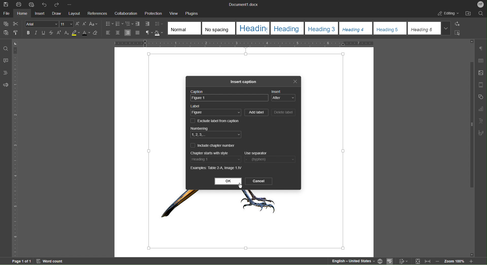 This screenshot has width=487, height=265. I want to click on Numbered List, so click(120, 24).